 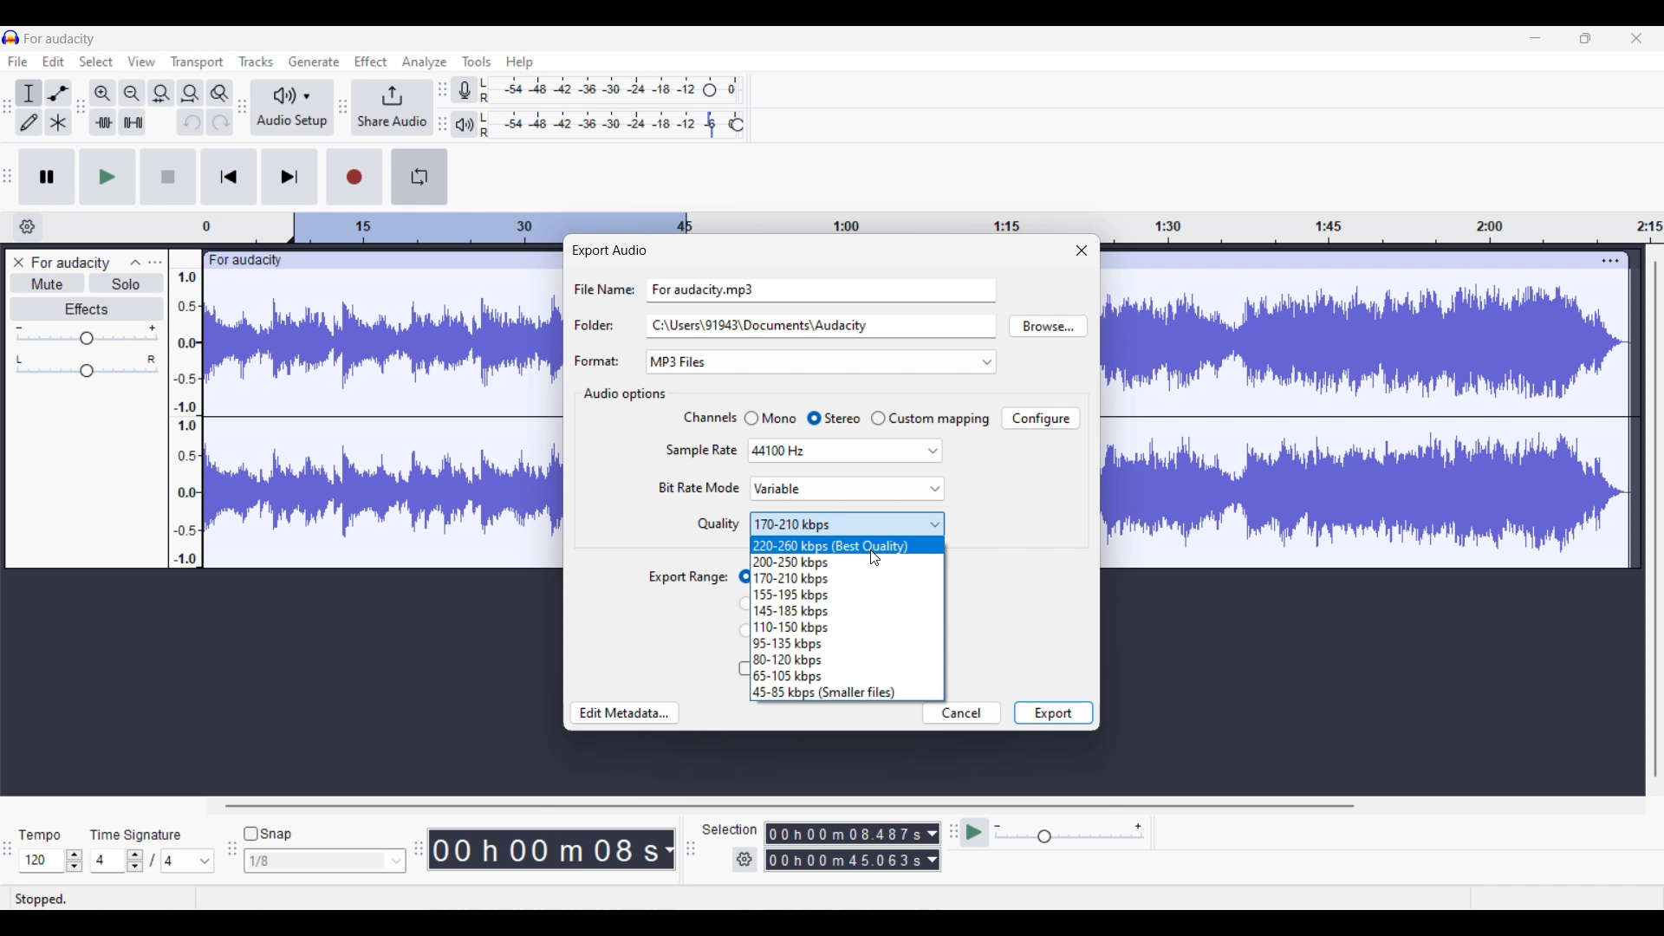 I want to click on Record/Record new track, so click(x=355, y=177).